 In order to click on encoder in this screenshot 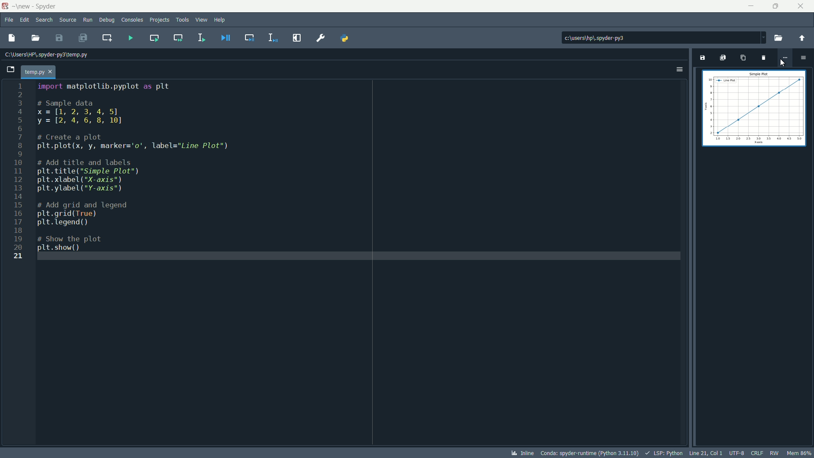, I will do `click(737, 453)`.